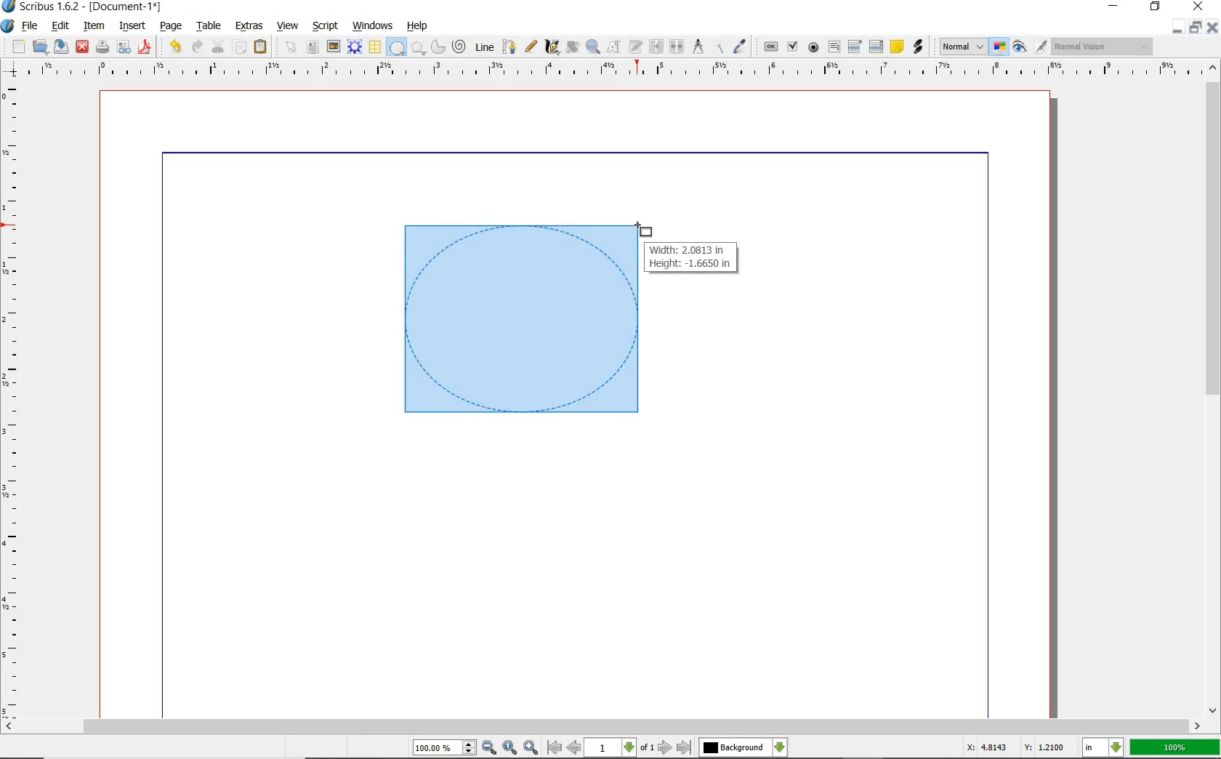 The image size is (1221, 759). I want to click on PASTE, so click(260, 48).